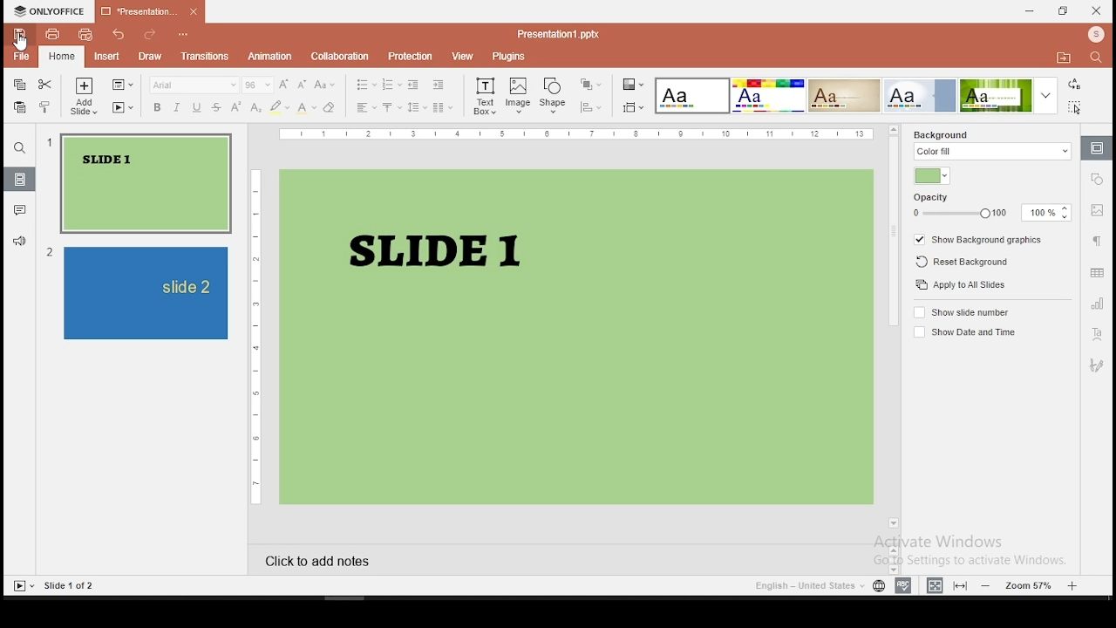 This screenshot has height=628, width=1116. What do you see at coordinates (122, 85) in the screenshot?
I see `change slide layout` at bounding box center [122, 85].